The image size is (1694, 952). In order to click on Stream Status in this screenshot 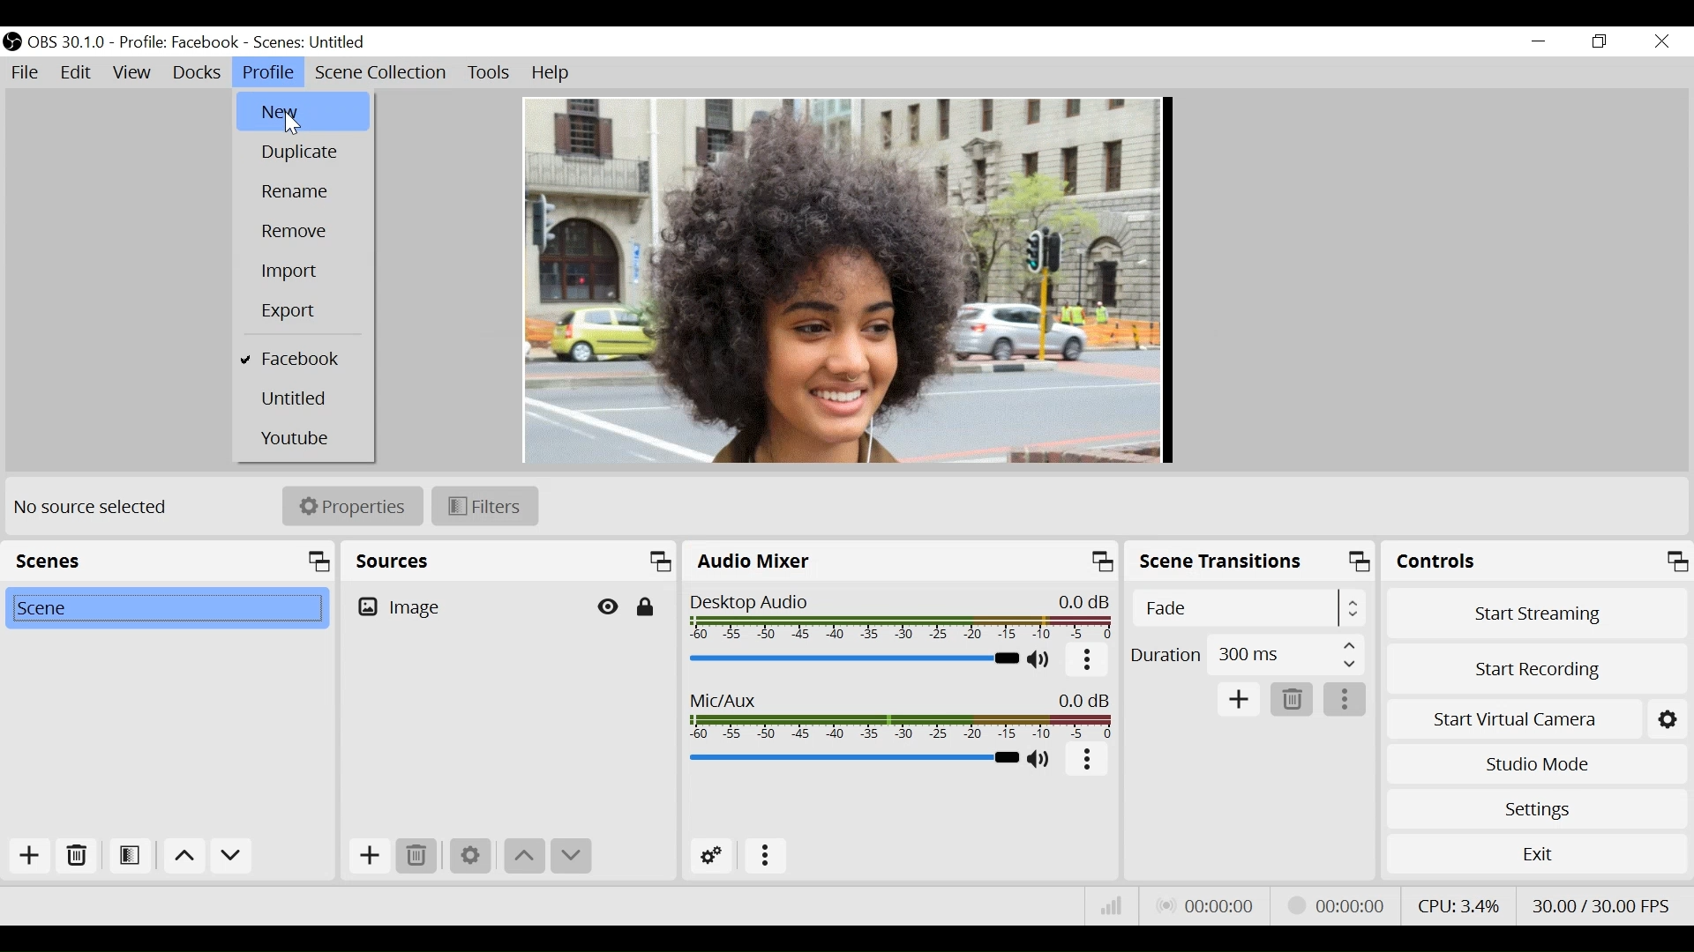, I will do `click(1338, 904)`.